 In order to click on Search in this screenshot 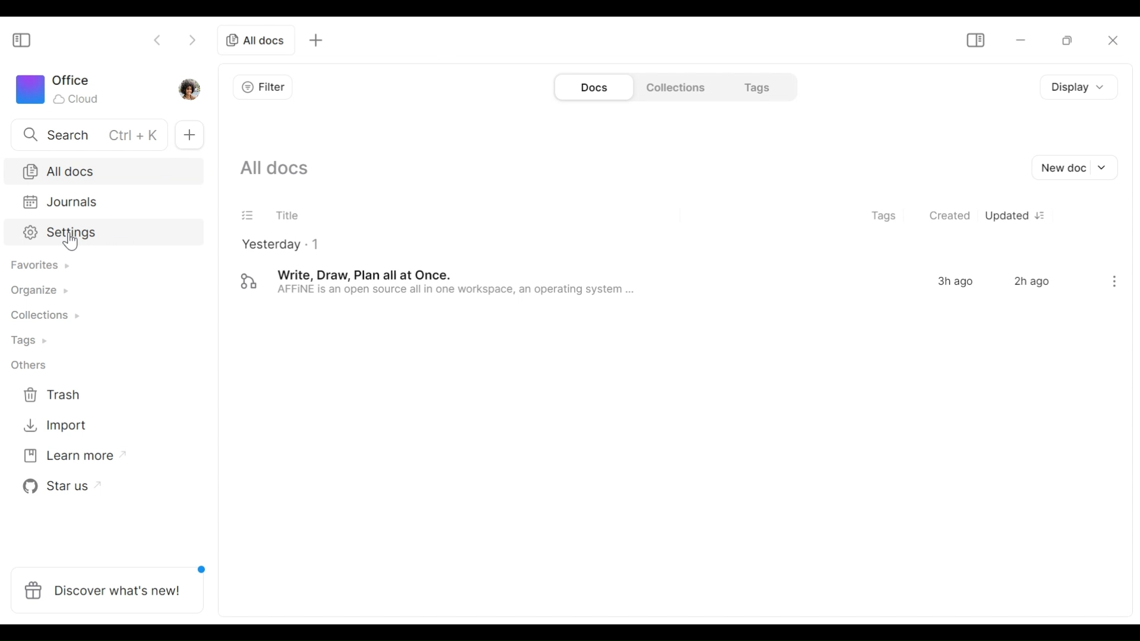, I will do `click(87, 134)`.